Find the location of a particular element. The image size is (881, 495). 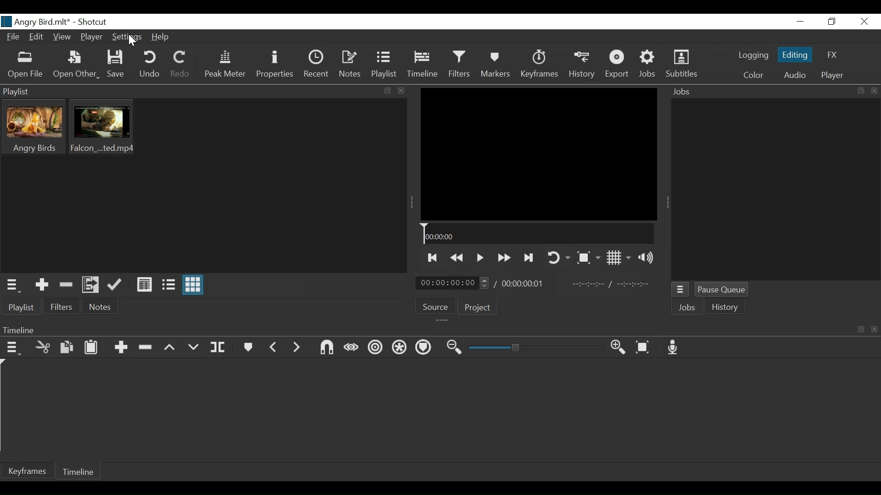

View as icons is located at coordinates (194, 285).